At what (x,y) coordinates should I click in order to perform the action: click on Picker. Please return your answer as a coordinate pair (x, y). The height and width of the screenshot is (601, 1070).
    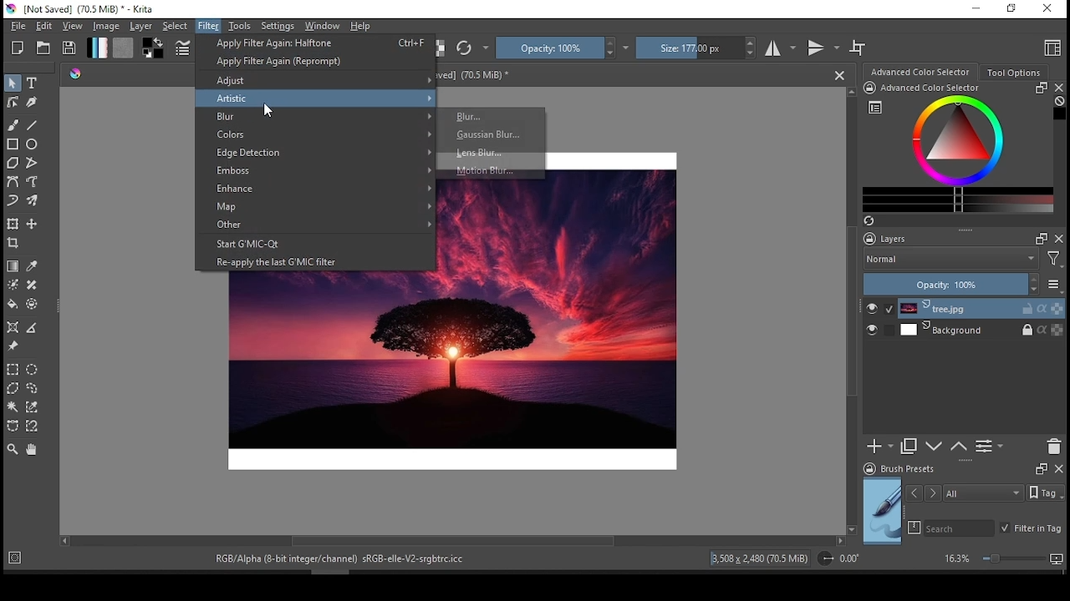
    Looking at the image, I should click on (75, 74).